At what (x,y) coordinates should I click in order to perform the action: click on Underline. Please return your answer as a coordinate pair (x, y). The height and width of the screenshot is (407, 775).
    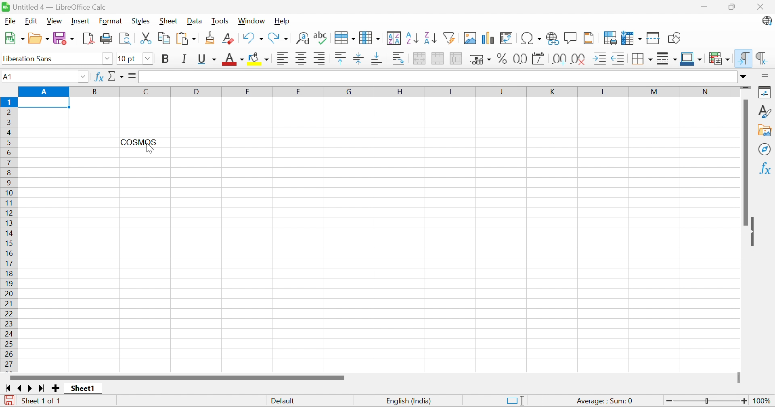
    Looking at the image, I should click on (206, 59).